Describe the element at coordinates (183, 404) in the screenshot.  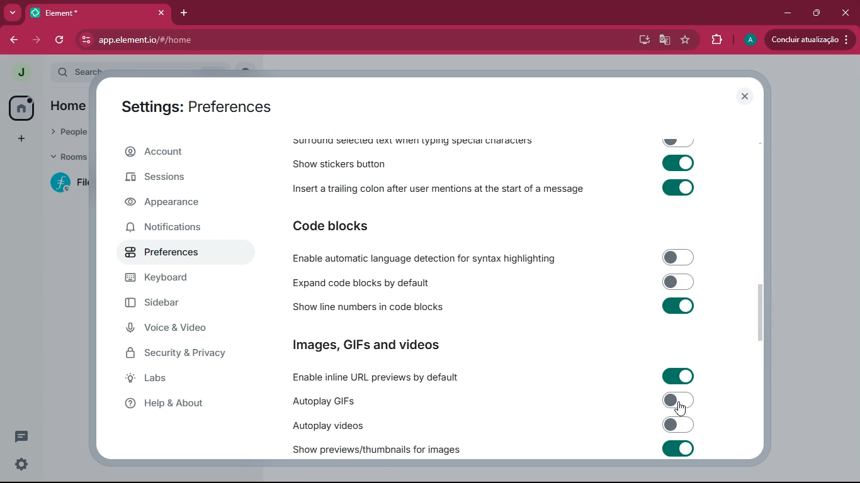
I see `help` at that location.